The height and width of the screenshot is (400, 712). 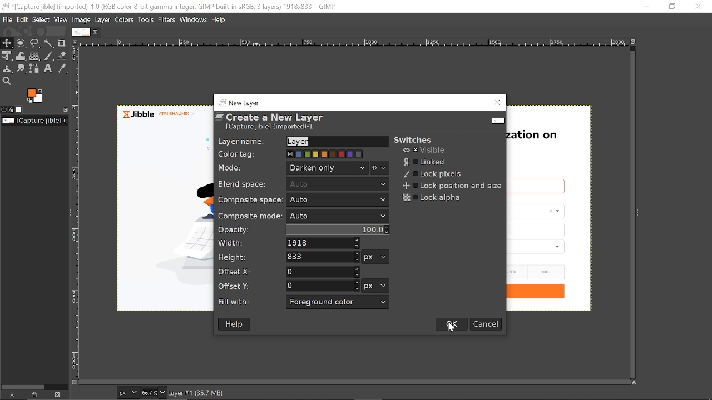 I want to click on Color picker tool, so click(x=62, y=69).